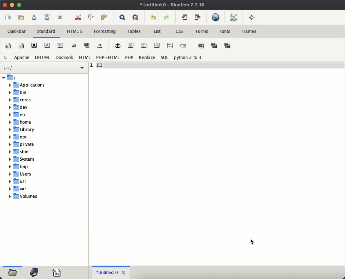 This screenshot has height=279, width=345. I want to click on private, so click(35, 144).